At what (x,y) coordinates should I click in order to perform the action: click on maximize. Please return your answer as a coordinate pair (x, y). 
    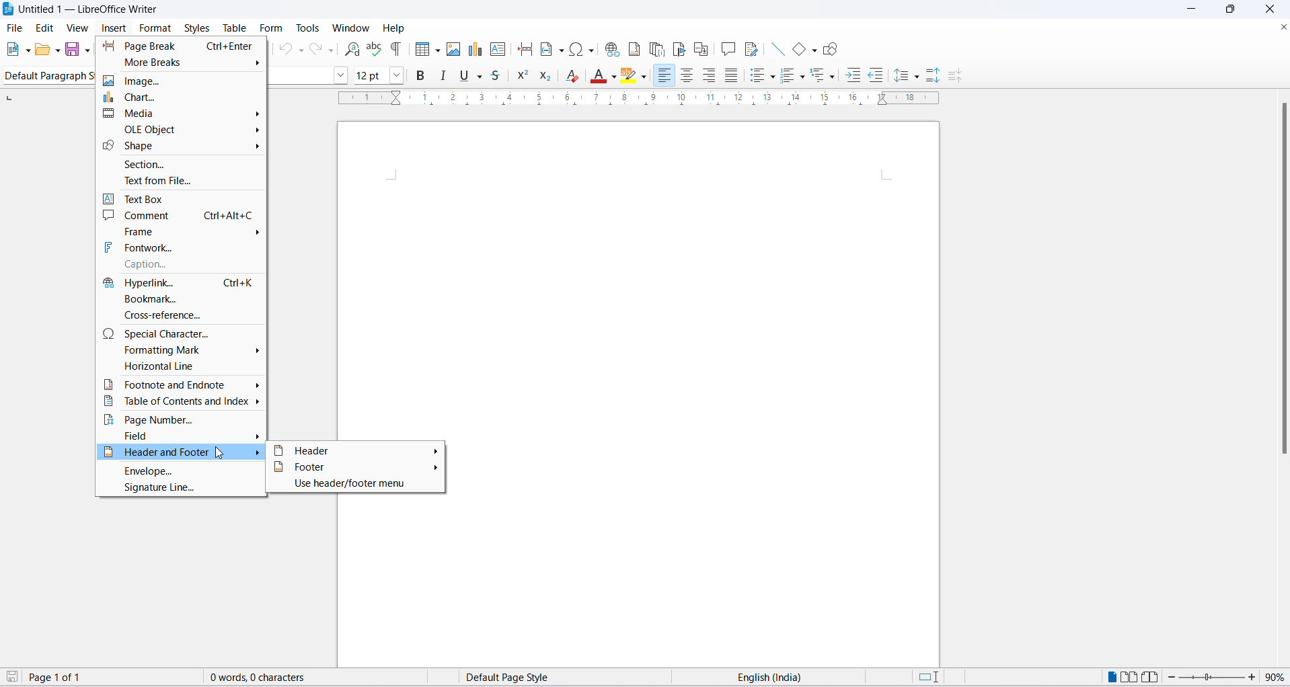
    Looking at the image, I should click on (1236, 10).